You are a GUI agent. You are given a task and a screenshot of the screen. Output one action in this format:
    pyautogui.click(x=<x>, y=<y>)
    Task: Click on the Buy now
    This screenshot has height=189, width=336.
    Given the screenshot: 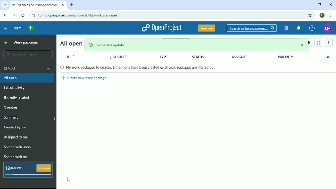 What is the action you would take?
    pyautogui.click(x=207, y=28)
    